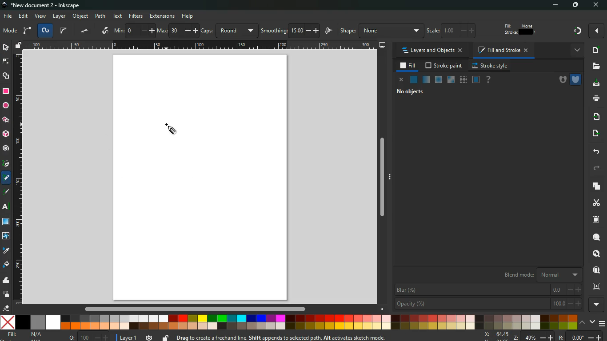 This screenshot has height=341, width=607. Describe the element at coordinates (595, 236) in the screenshot. I see `search` at that location.